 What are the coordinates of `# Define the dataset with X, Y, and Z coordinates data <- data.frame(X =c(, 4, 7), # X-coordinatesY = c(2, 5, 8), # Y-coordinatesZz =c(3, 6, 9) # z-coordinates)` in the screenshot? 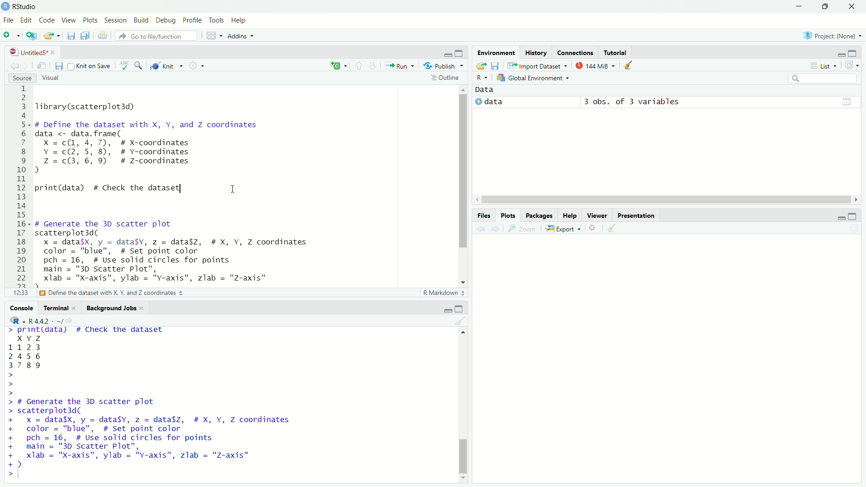 It's located at (152, 147).